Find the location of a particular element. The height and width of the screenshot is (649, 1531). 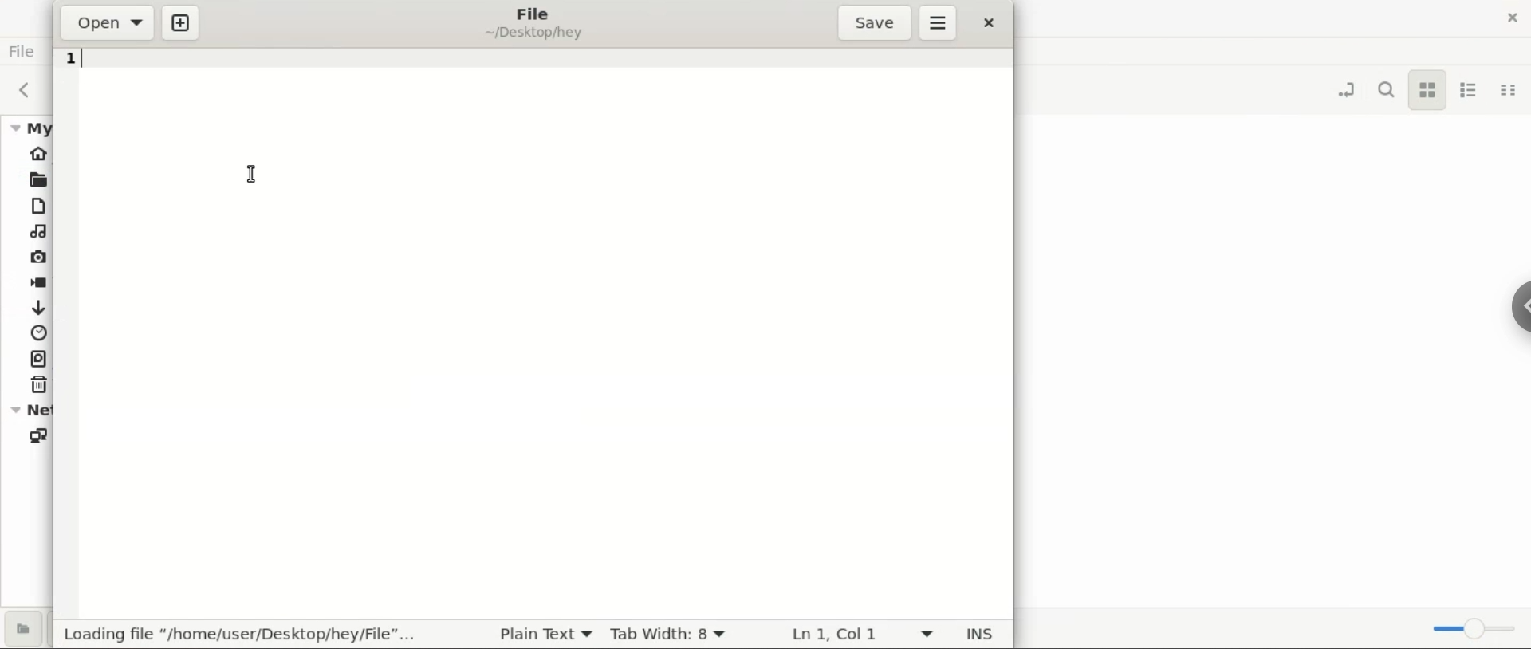

cursor is located at coordinates (250, 175).